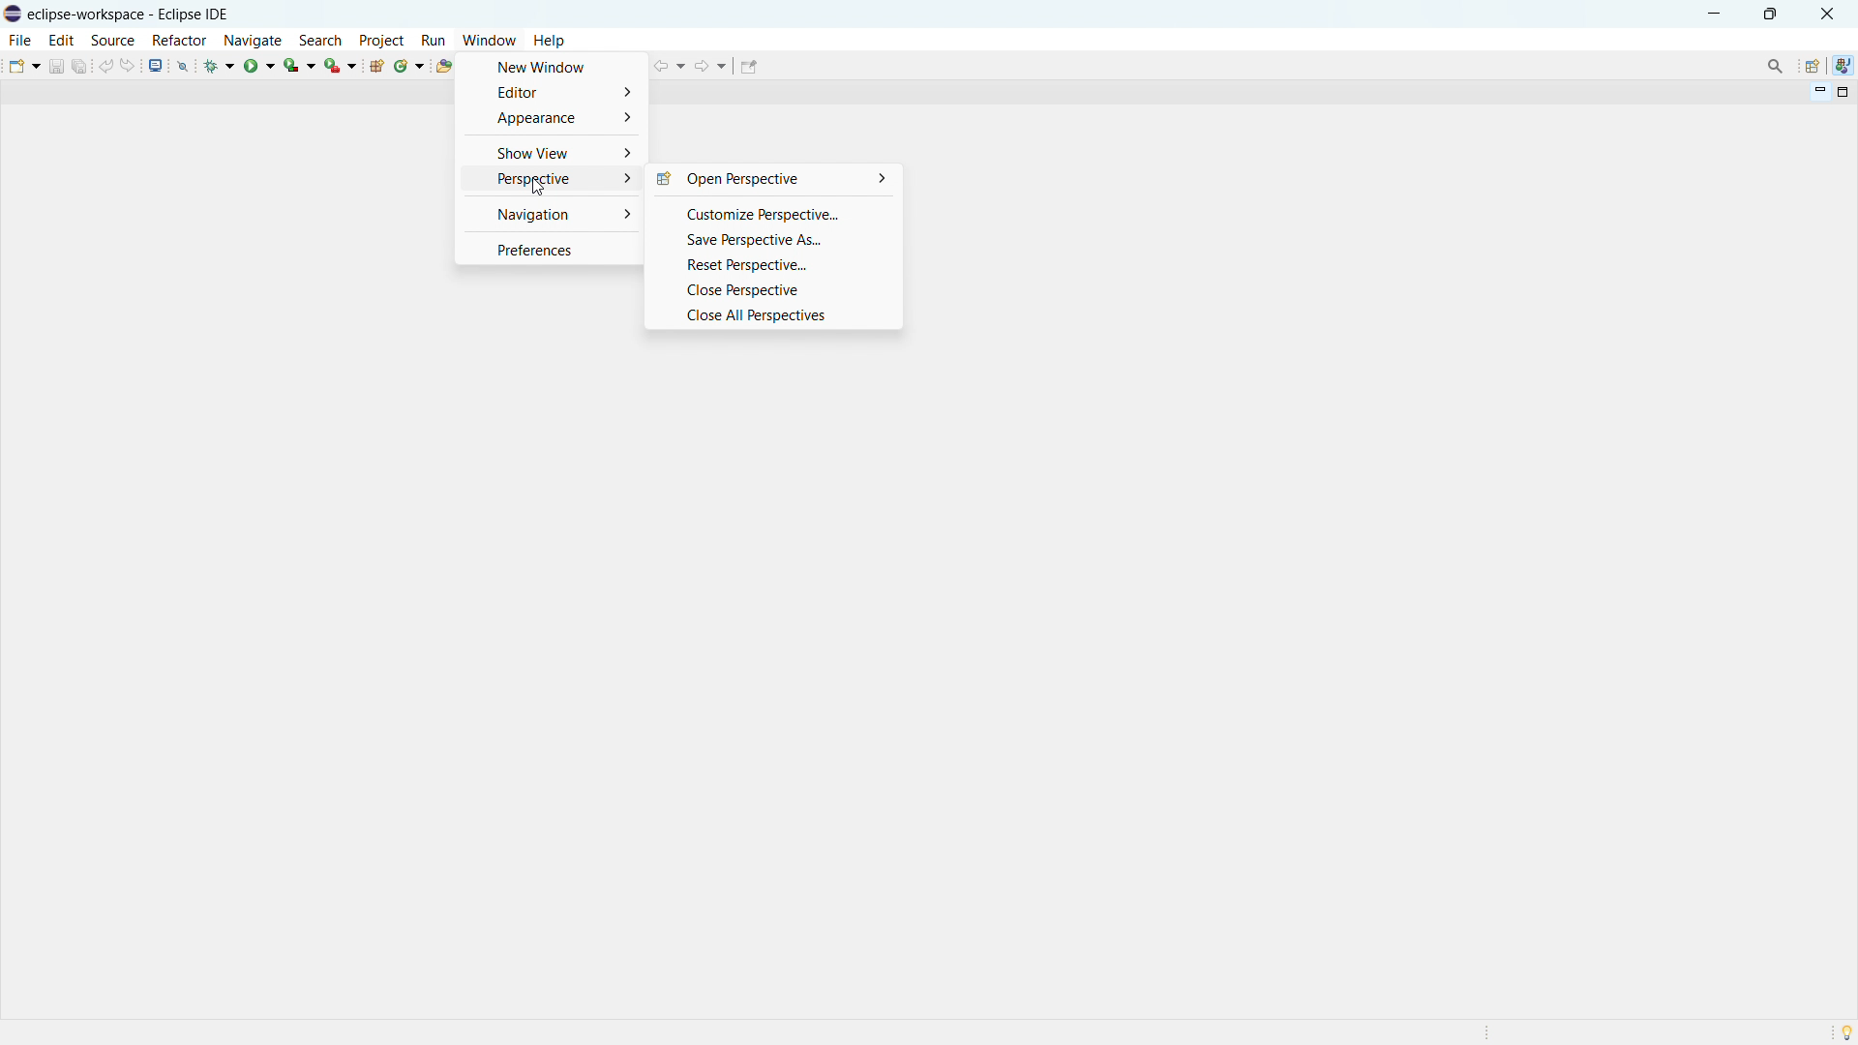  Describe the element at coordinates (221, 65) in the screenshot. I see `debug` at that location.